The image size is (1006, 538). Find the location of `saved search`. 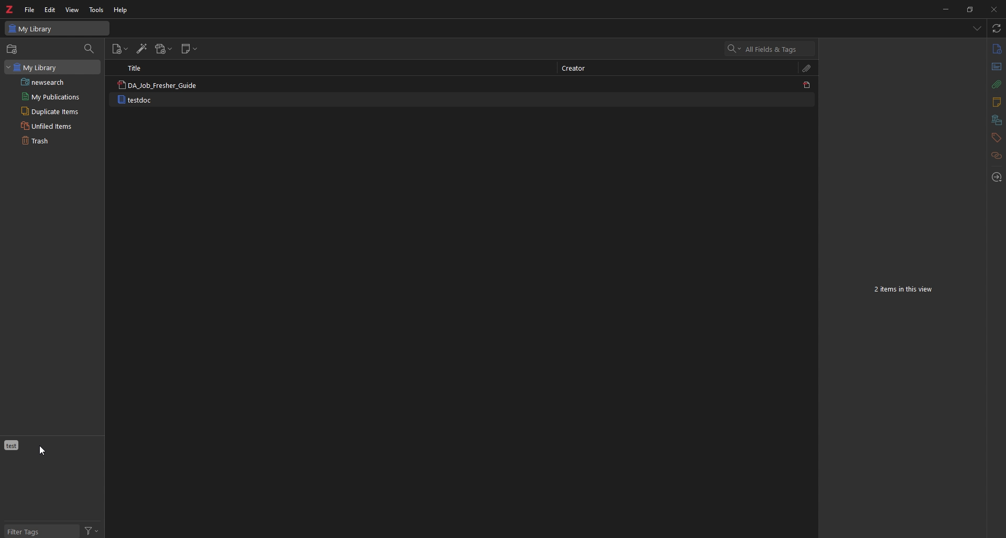

saved search is located at coordinates (56, 82).